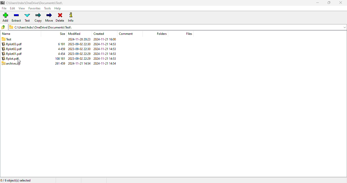 This screenshot has width=347, height=183. I want to click on extract, so click(16, 17).